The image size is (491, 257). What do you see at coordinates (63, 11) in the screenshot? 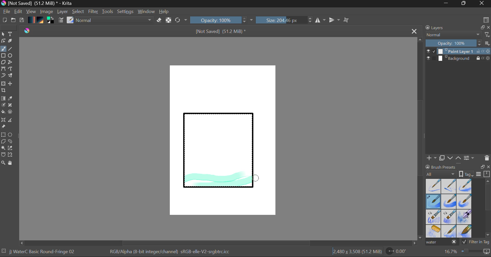
I see `Layer` at bounding box center [63, 11].